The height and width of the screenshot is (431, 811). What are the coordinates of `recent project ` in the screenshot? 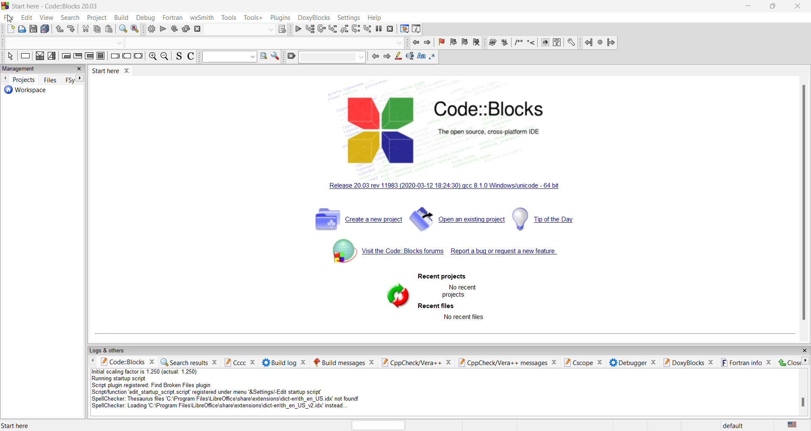 It's located at (441, 277).